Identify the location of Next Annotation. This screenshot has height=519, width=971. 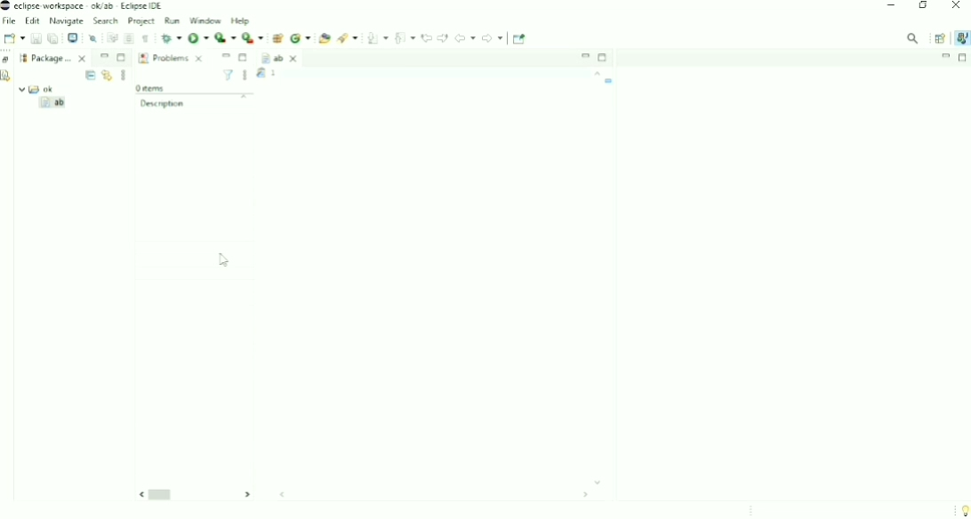
(377, 38).